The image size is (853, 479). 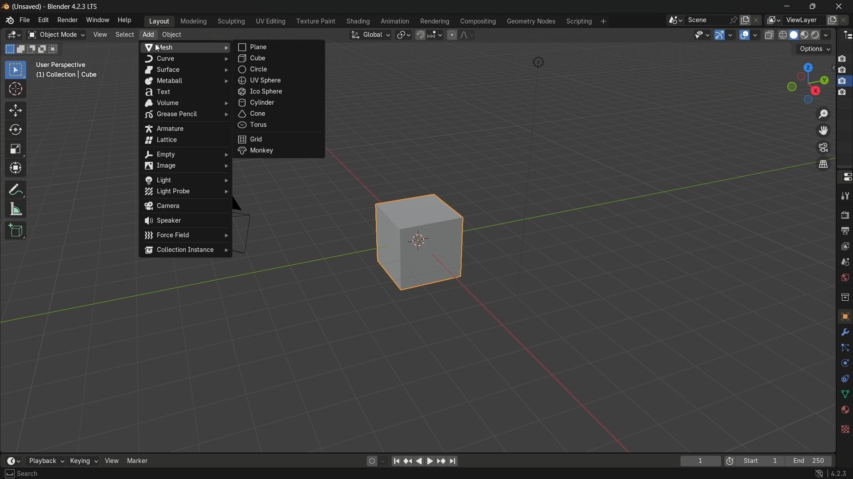 What do you see at coordinates (841, 70) in the screenshot?
I see `layer 2` at bounding box center [841, 70].